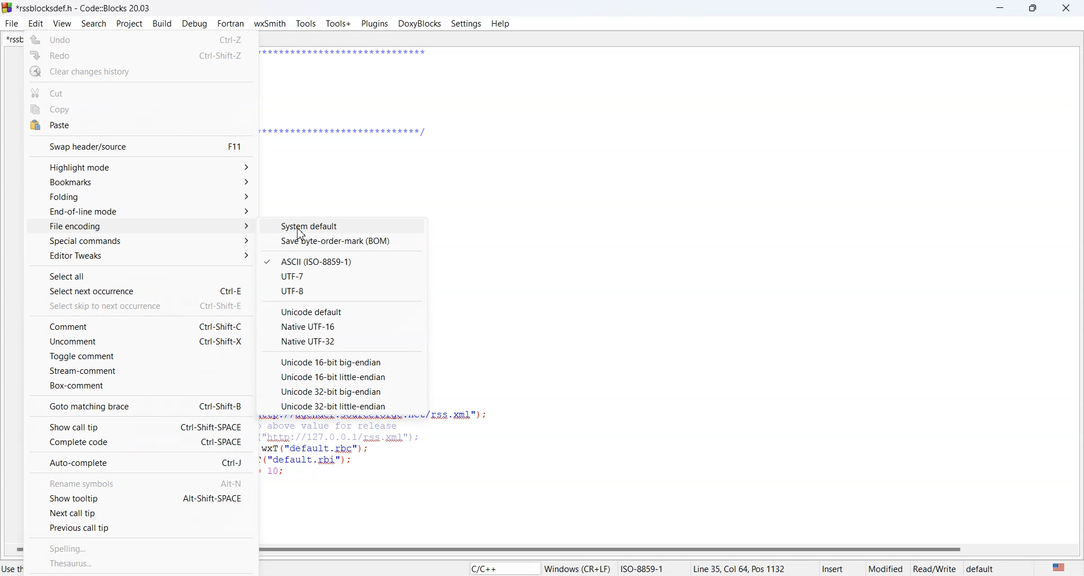  I want to click on Edit, so click(36, 24).